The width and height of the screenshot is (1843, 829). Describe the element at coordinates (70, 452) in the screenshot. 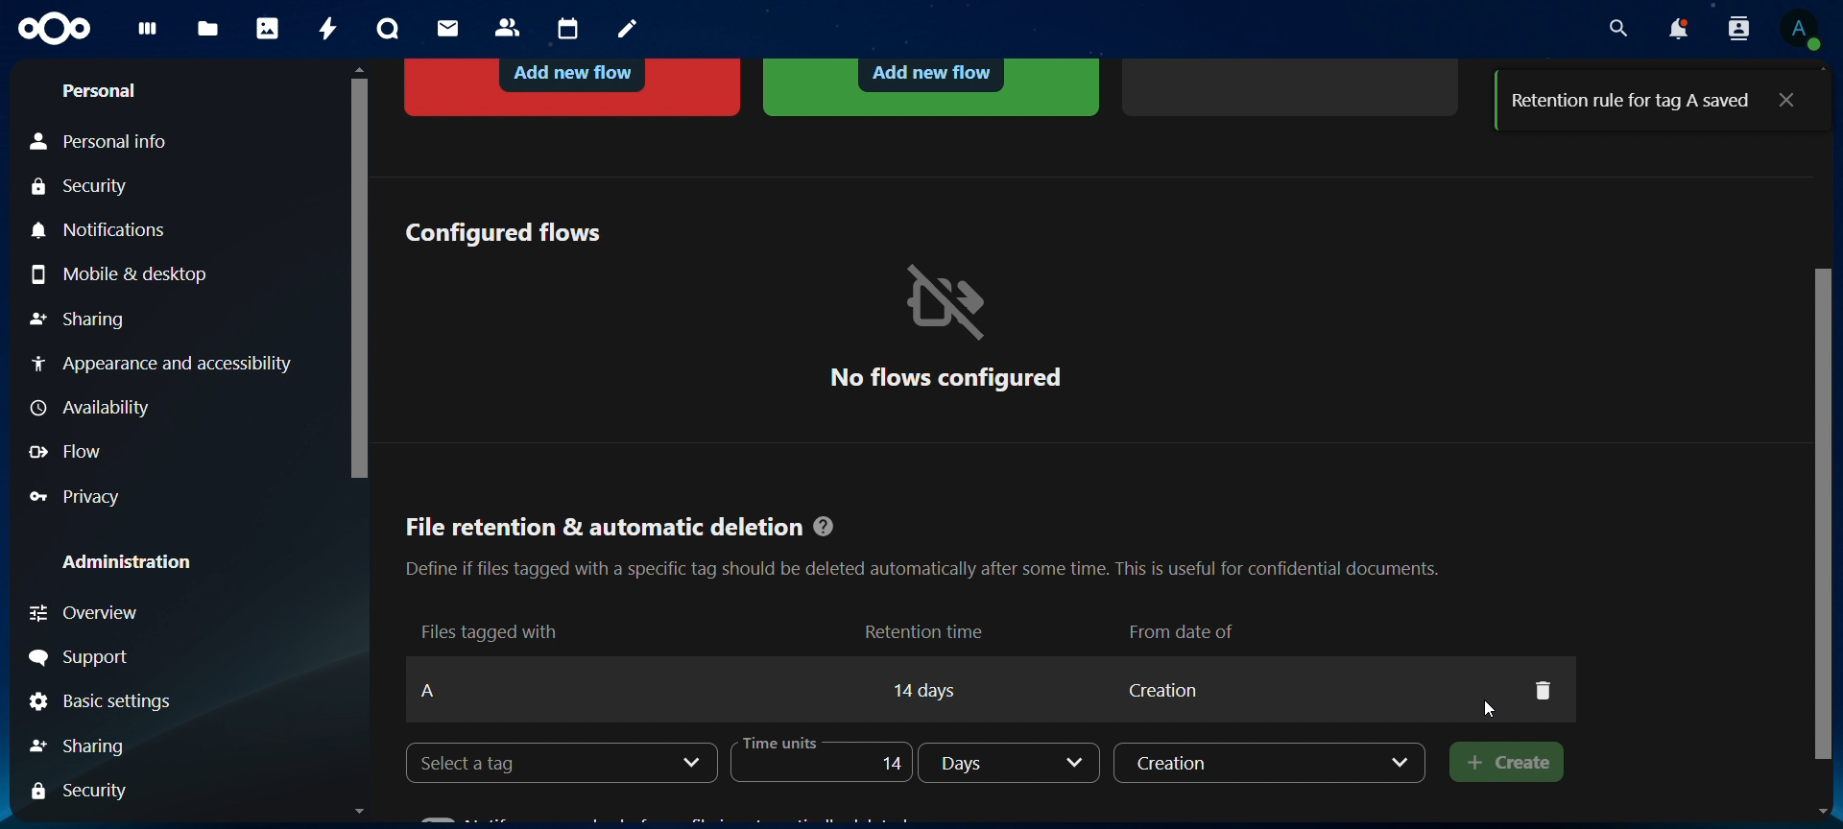

I see `flow` at that location.